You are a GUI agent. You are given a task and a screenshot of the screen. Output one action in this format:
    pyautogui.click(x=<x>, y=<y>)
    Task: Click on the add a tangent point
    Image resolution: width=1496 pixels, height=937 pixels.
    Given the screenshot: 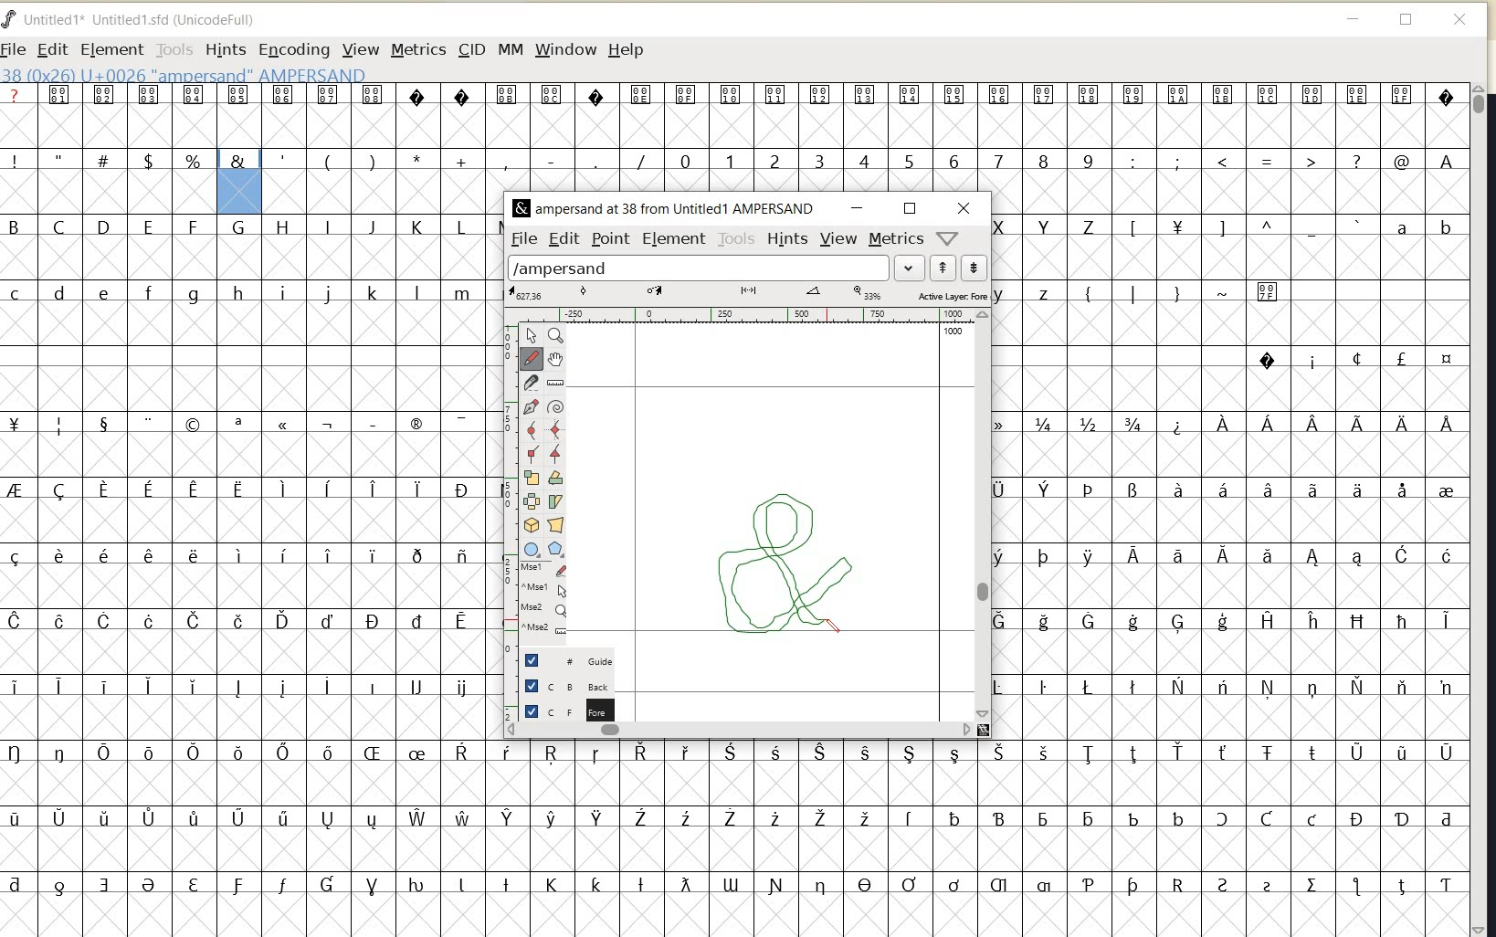 What is the action you would take?
    pyautogui.click(x=555, y=453)
    